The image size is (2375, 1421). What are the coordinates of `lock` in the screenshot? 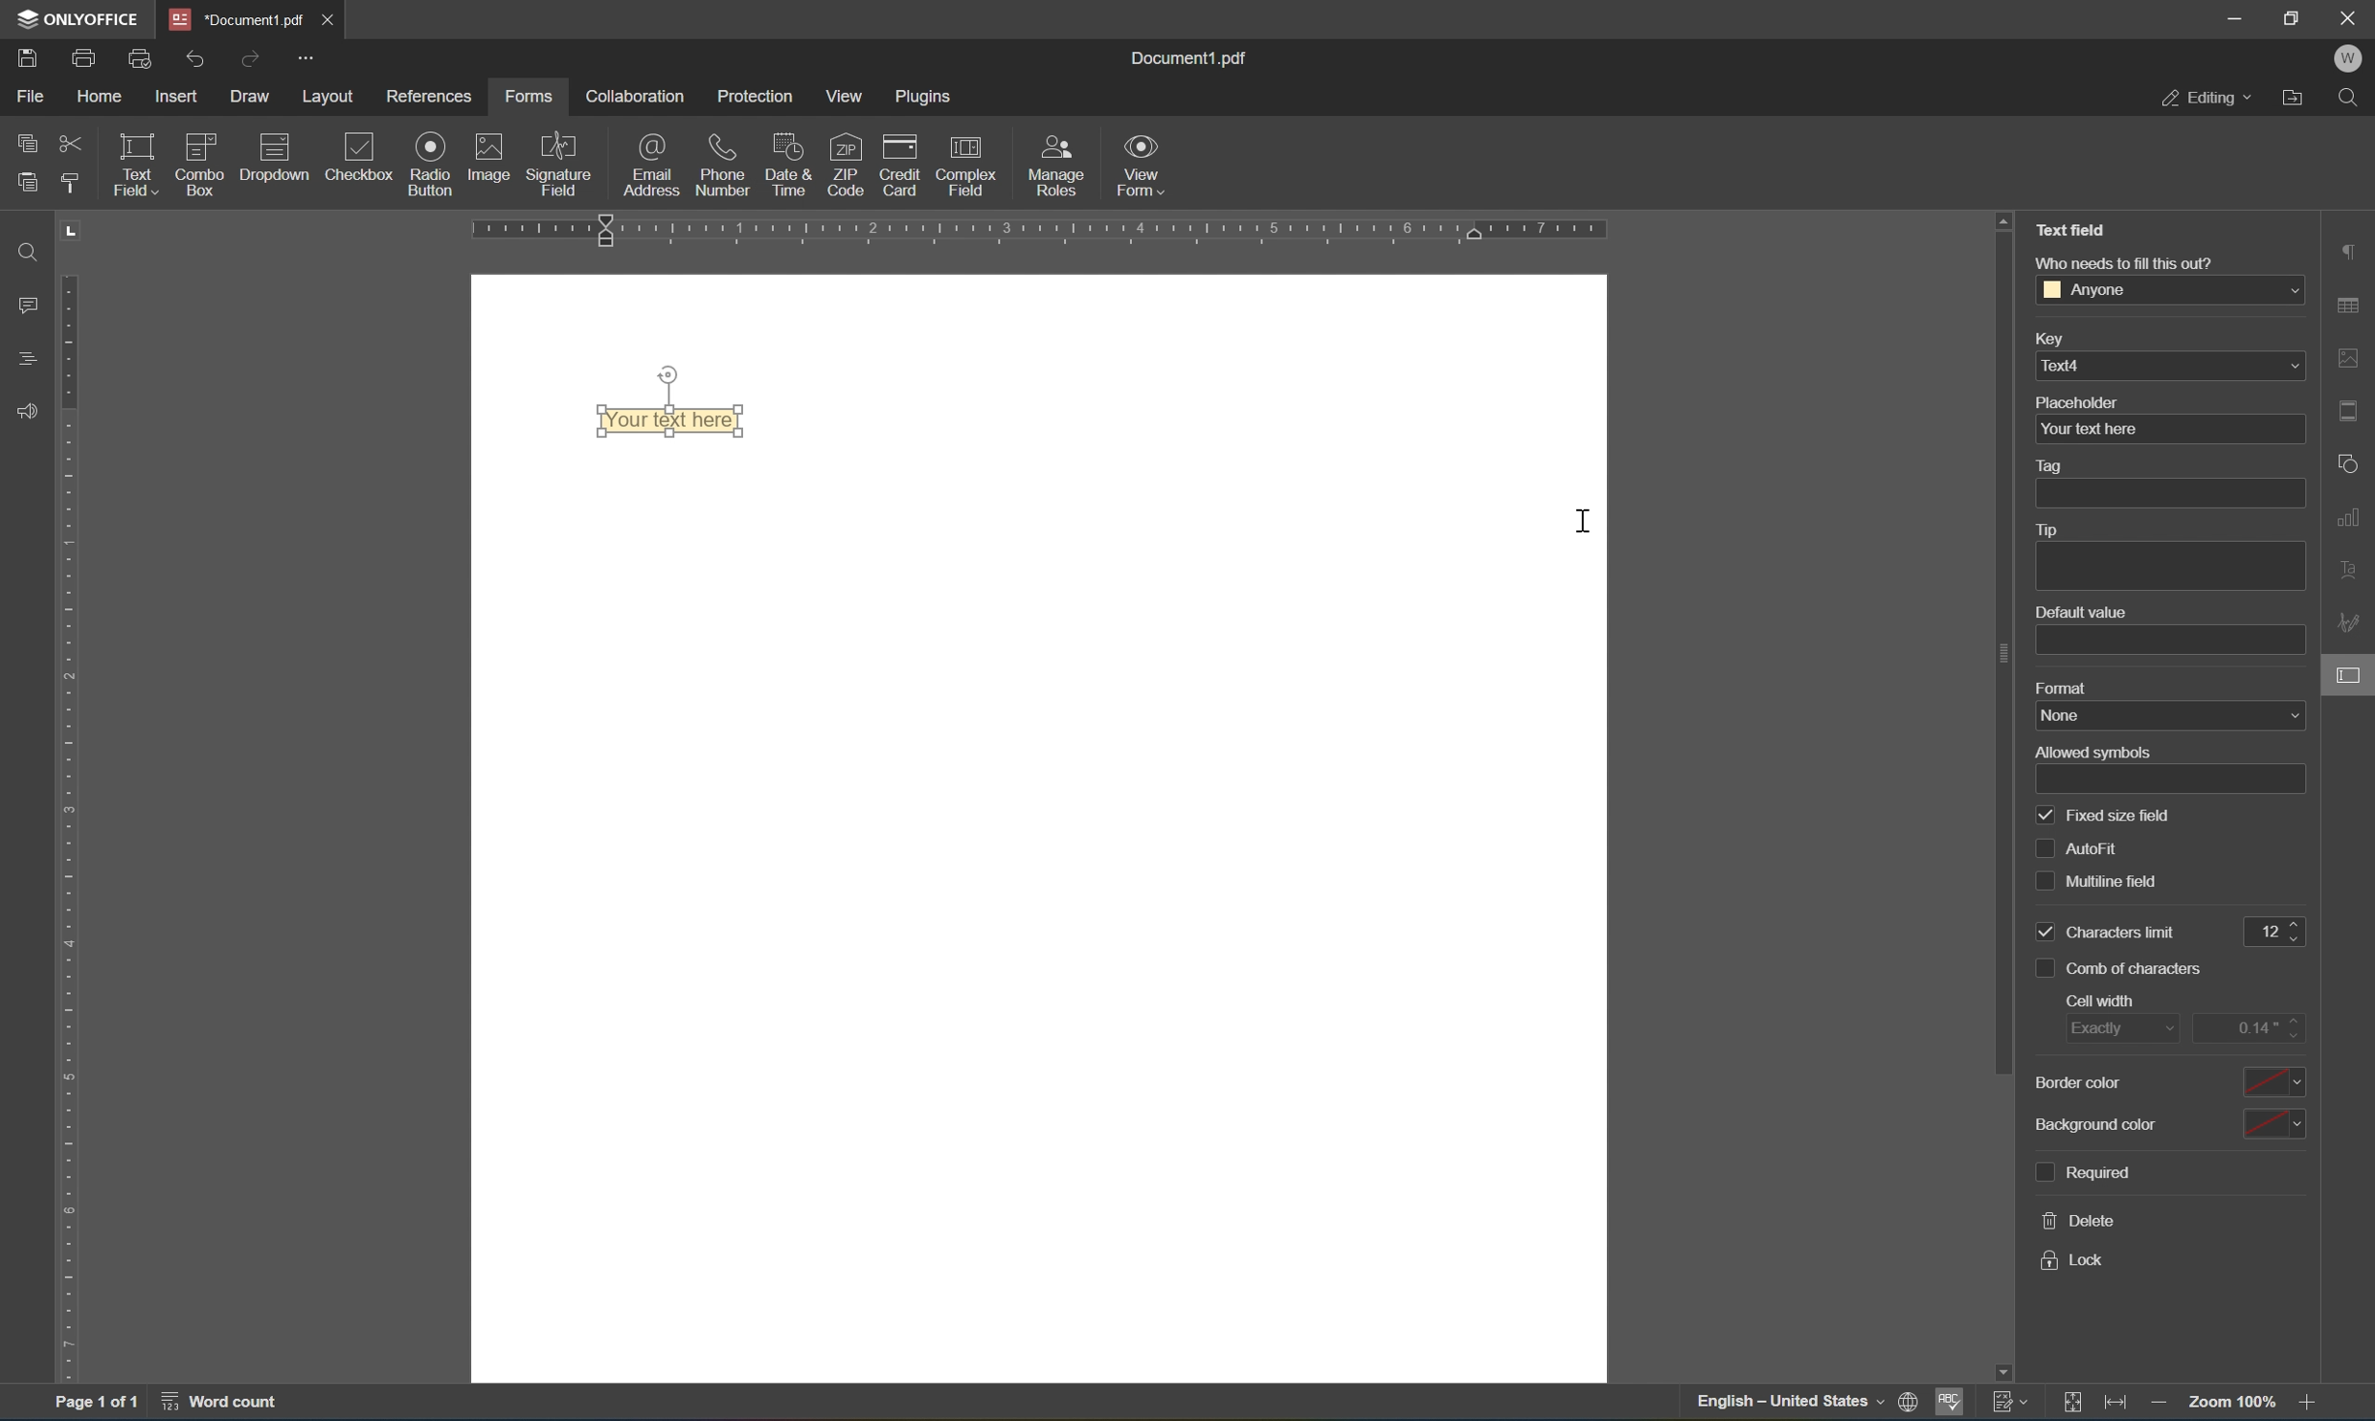 It's located at (2083, 1261).